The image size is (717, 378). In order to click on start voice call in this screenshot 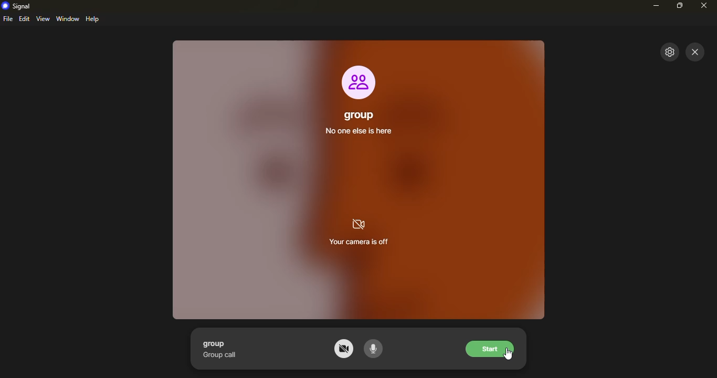, I will do `click(492, 348)`.